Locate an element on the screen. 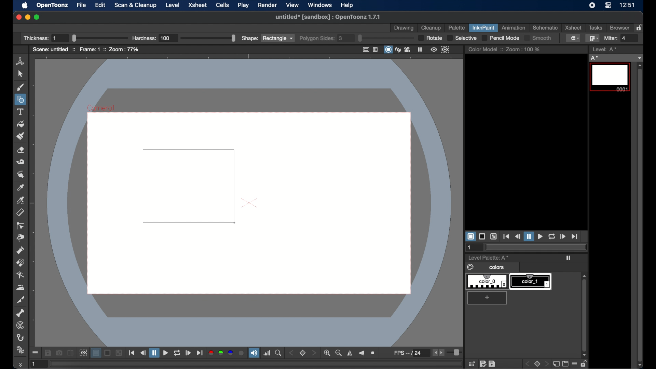 Image resolution: width=656 pixels, height=369 pixels. camera is located at coordinates (408, 49).